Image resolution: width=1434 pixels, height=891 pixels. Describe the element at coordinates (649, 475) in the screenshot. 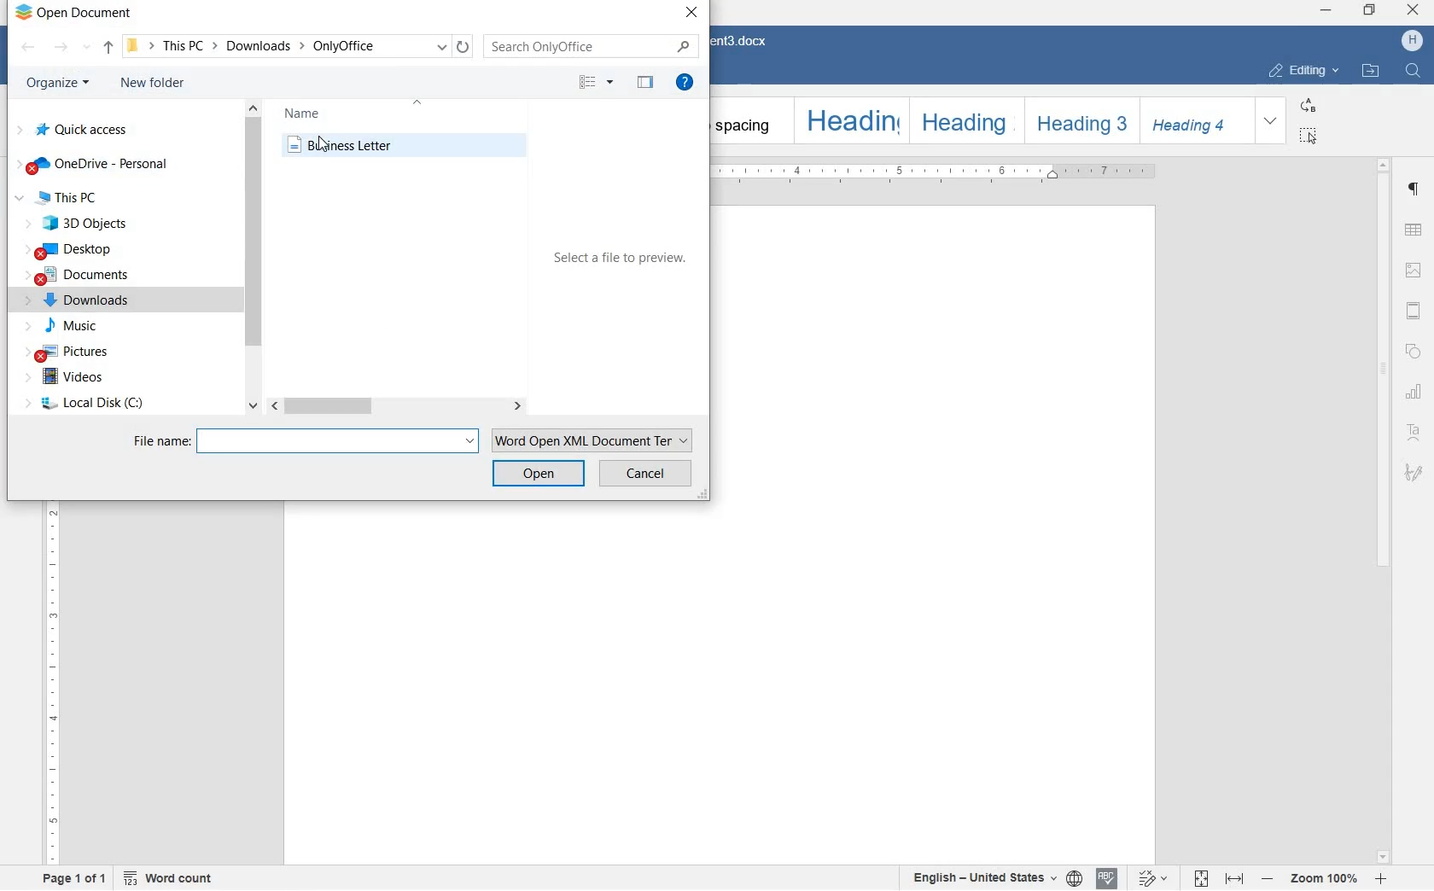

I see `cancel` at that location.